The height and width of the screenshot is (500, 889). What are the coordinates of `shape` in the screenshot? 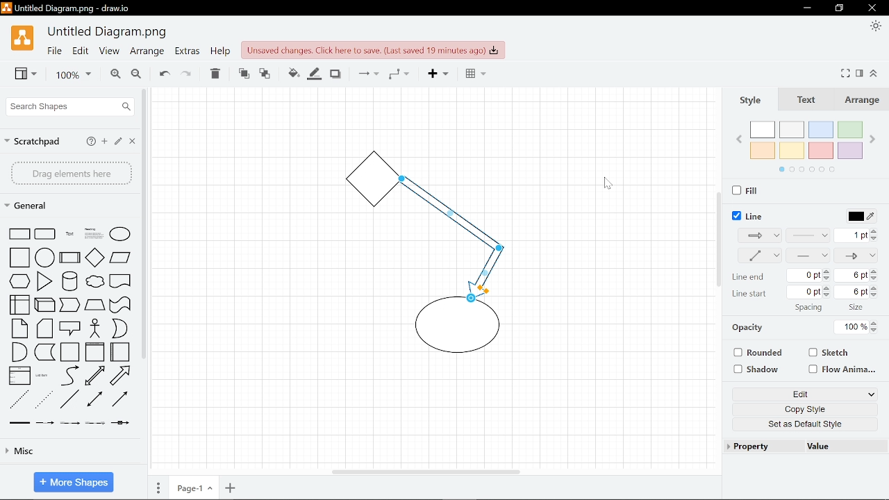 It's located at (47, 424).